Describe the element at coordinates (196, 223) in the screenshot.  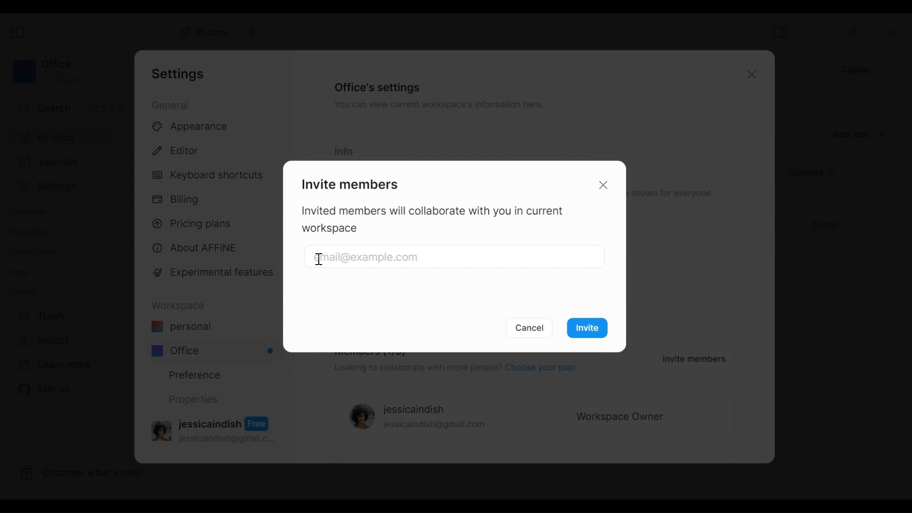
I see `Pricing plans` at that location.